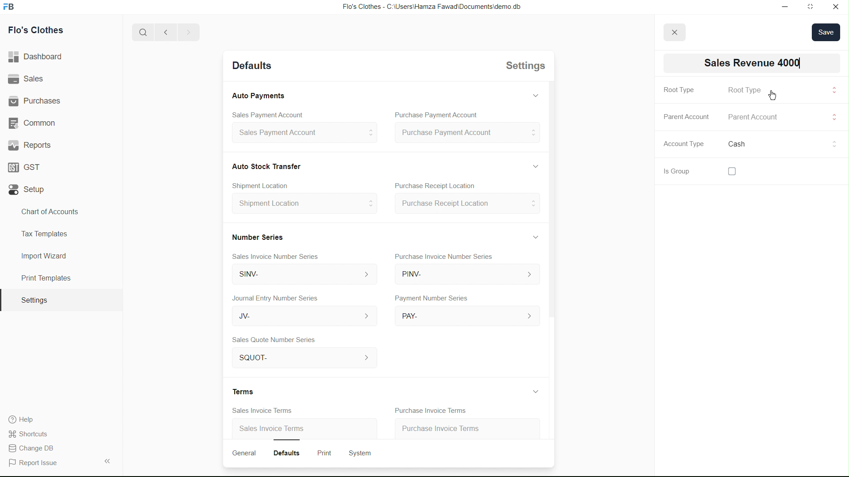 This screenshot has height=477, width=849. What do you see at coordinates (274, 340) in the screenshot?
I see `Sales Quote Number Series` at bounding box center [274, 340].